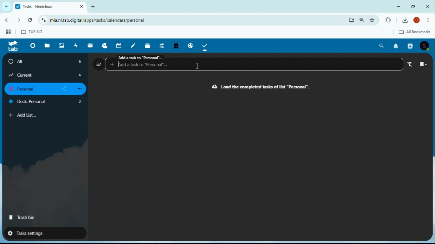  I want to click on Restore, so click(414, 6).